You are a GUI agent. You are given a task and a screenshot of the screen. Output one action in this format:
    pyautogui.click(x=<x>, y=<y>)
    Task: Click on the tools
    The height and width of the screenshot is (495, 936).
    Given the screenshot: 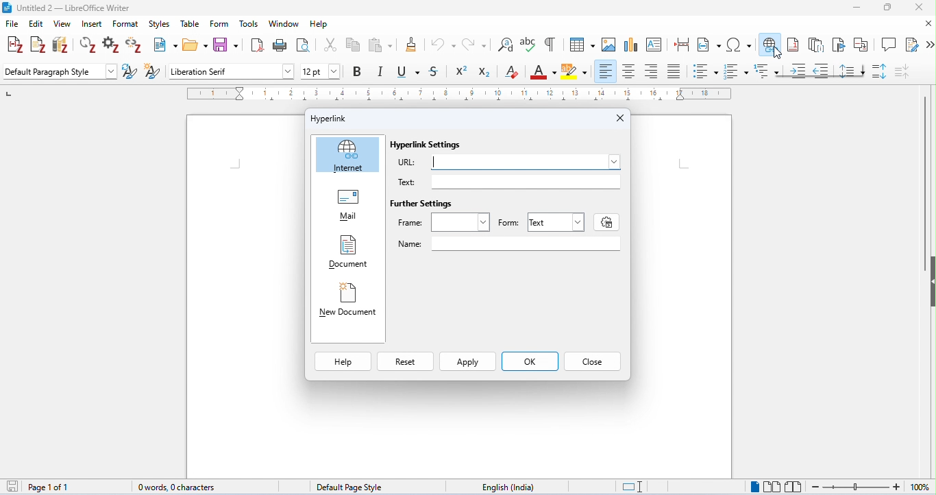 What is the action you would take?
    pyautogui.click(x=249, y=23)
    